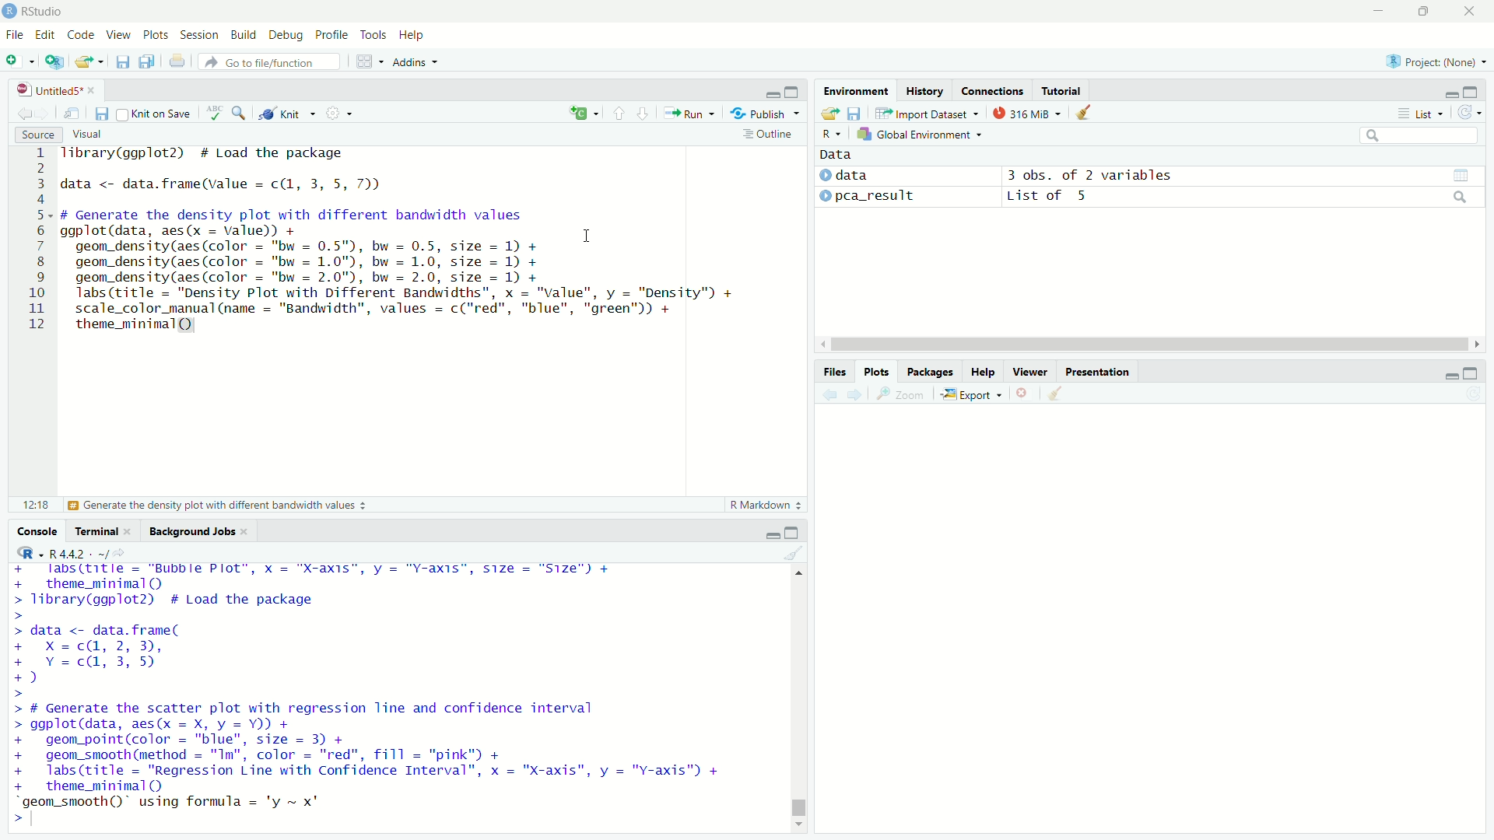 The image size is (1494, 840). What do you see at coordinates (49, 89) in the screenshot?
I see `Untitled5*` at bounding box center [49, 89].